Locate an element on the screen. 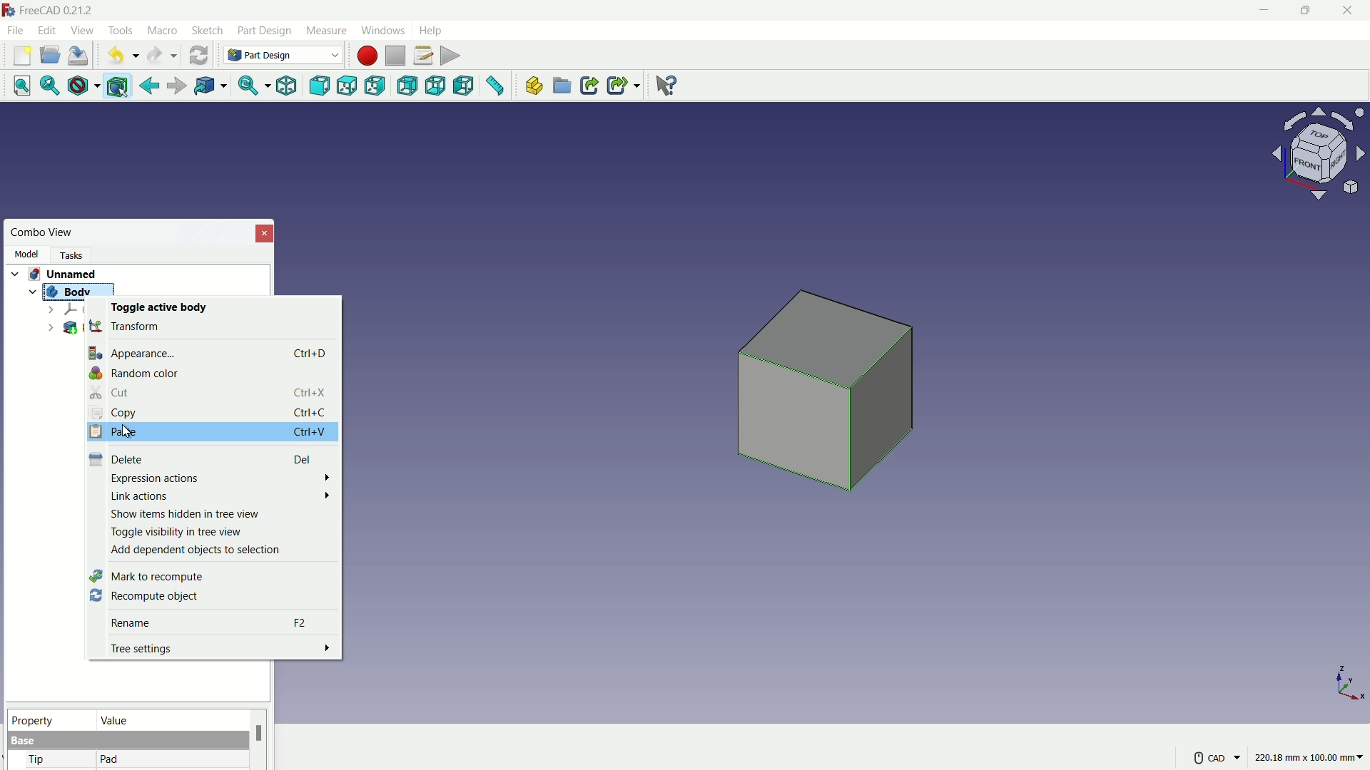 The height and width of the screenshot is (770, 1370). scroll bar is located at coordinates (259, 739).